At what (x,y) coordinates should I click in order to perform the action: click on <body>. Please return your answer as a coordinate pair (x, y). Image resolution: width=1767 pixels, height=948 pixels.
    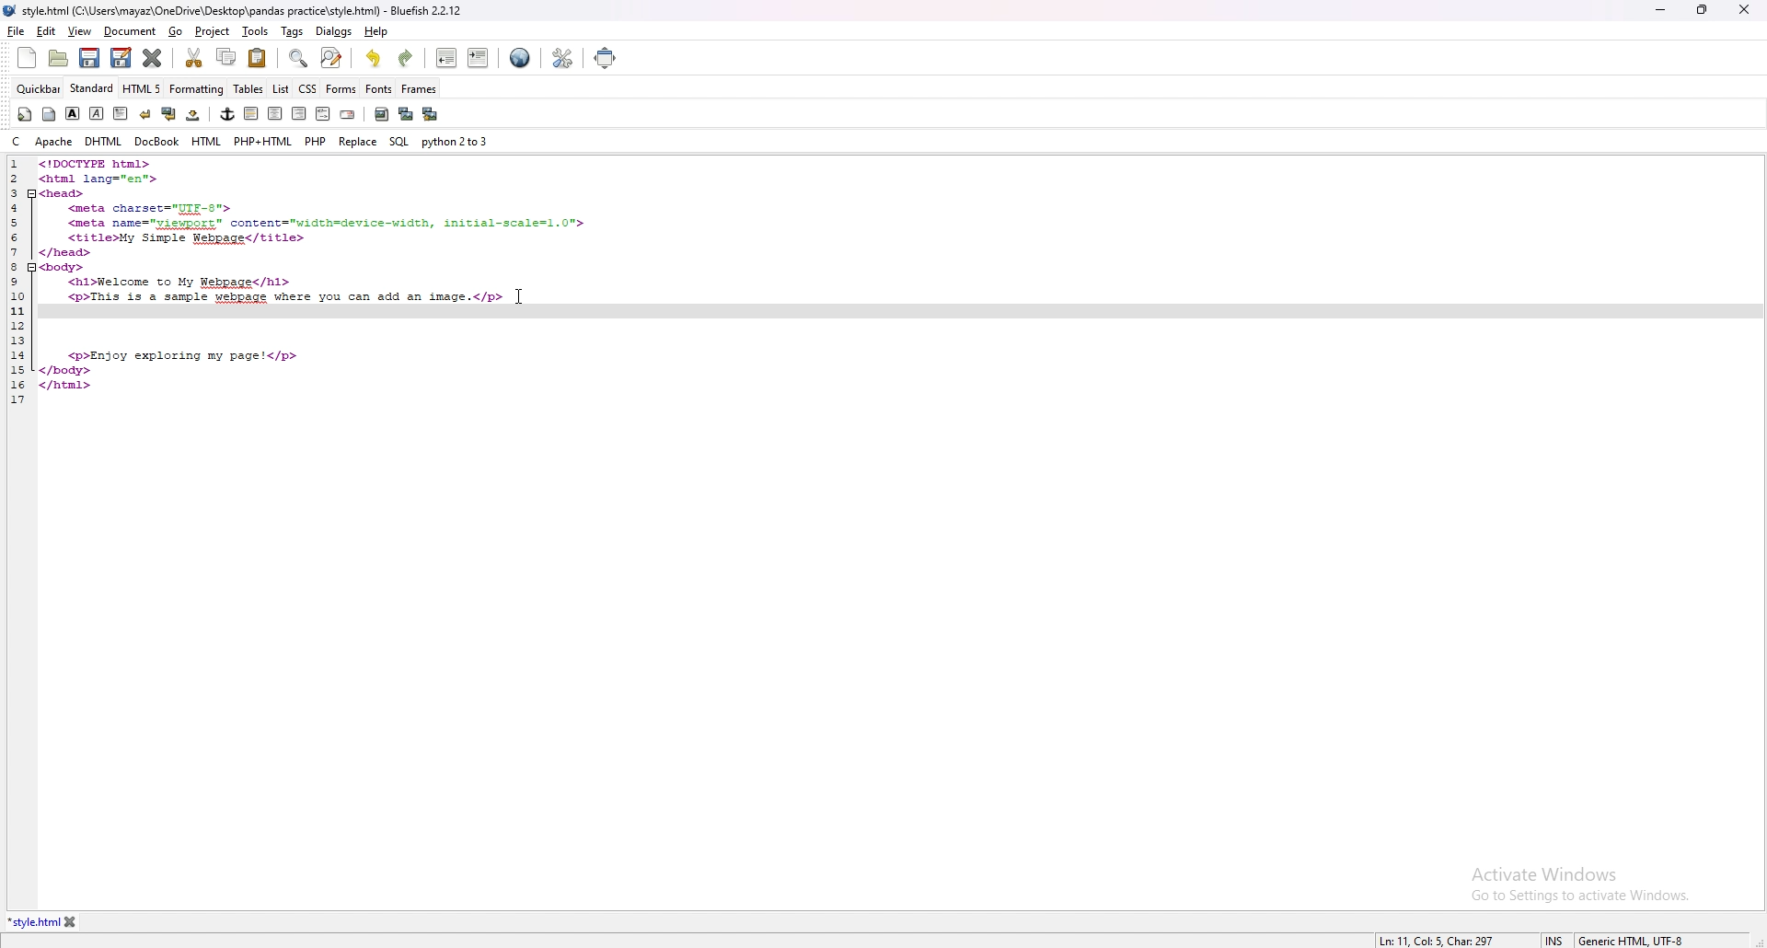
    Looking at the image, I should click on (64, 268).